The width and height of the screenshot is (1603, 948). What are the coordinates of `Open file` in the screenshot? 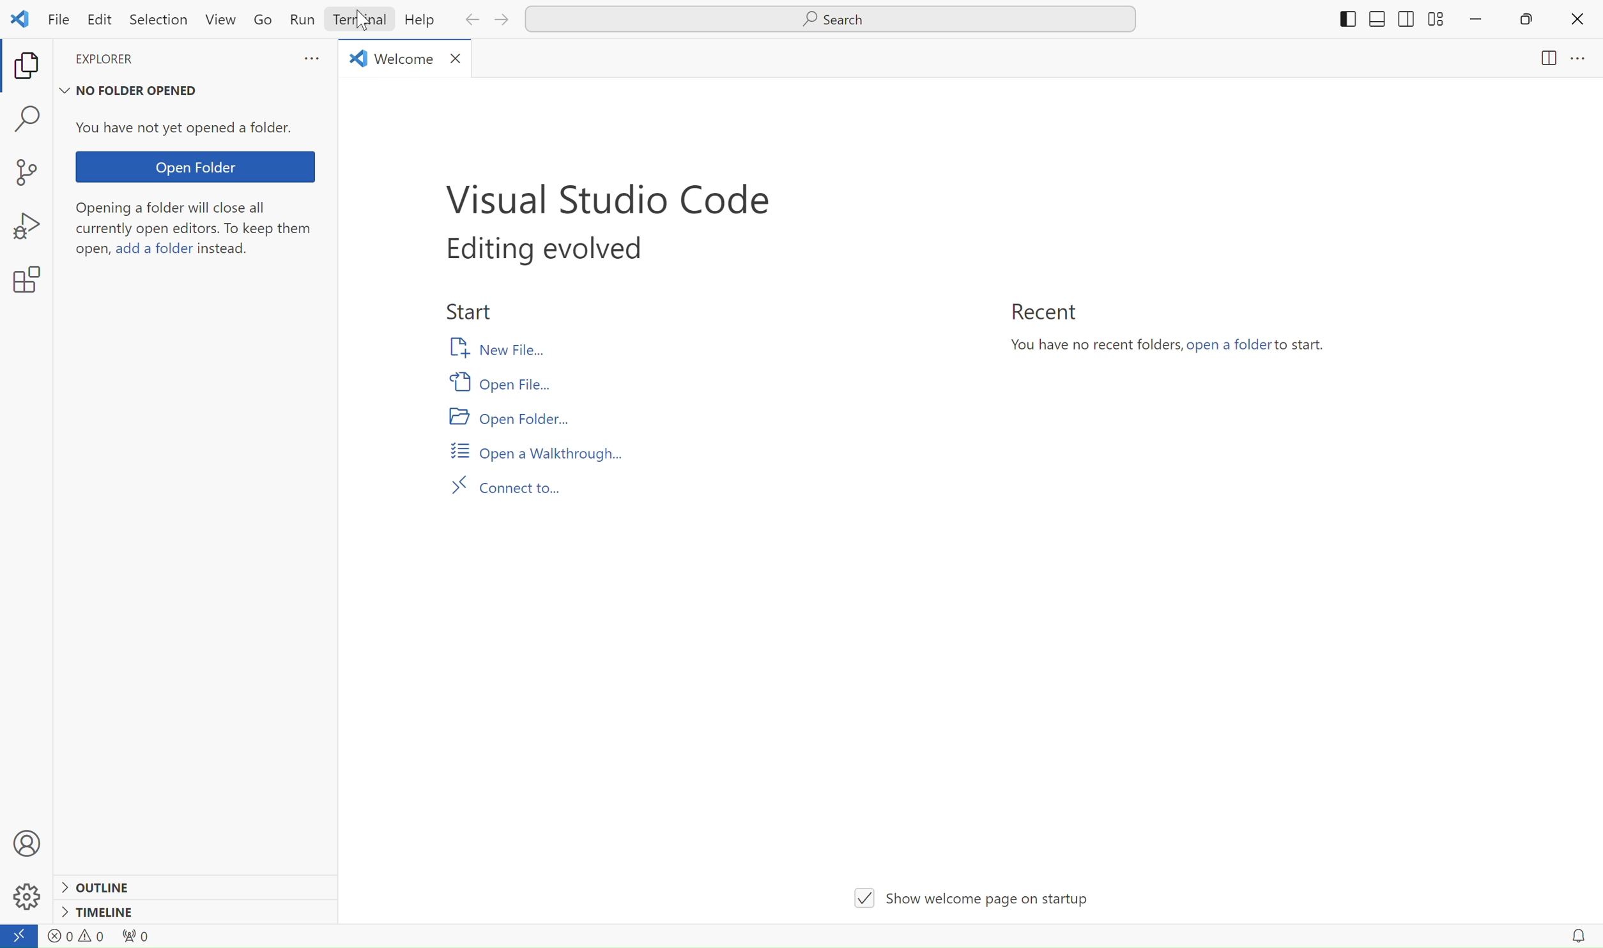 It's located at (493, 378).